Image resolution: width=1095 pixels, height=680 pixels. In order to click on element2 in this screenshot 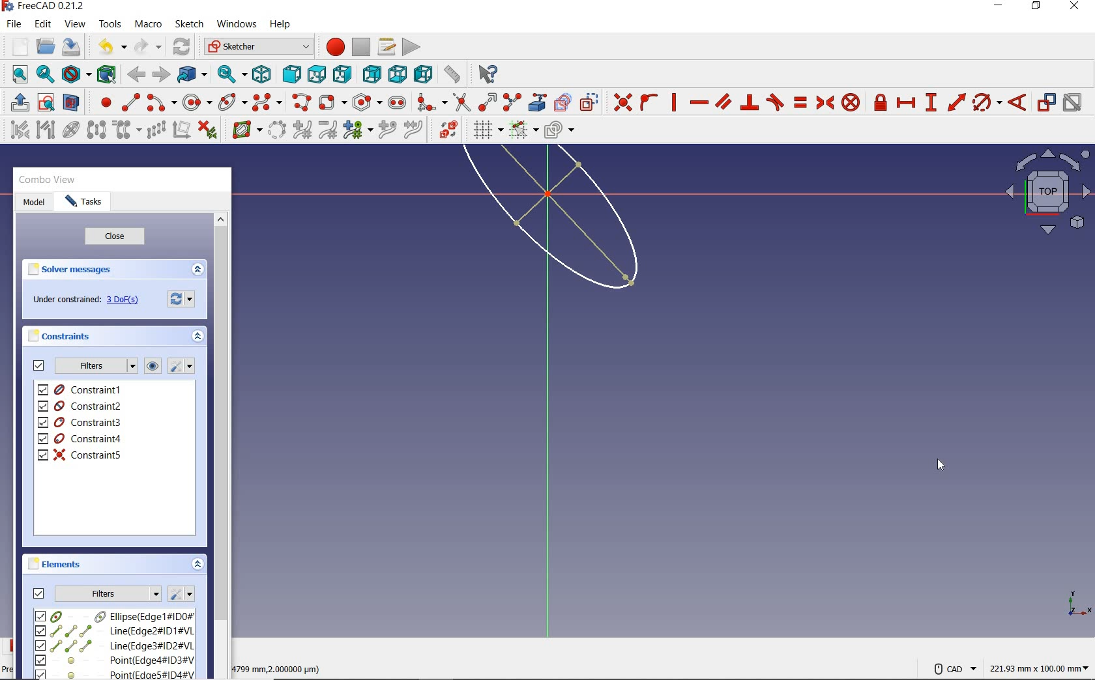, I will do `click(114, 630)`.